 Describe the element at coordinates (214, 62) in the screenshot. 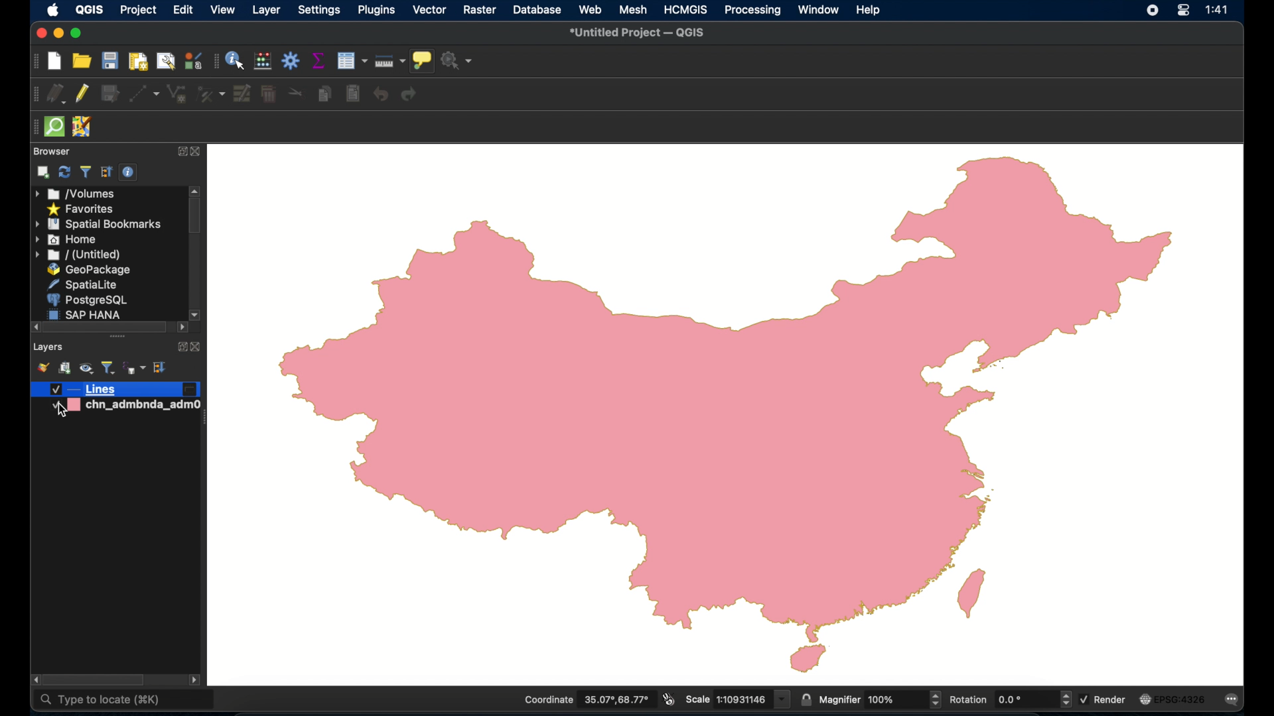

I see `attributes toolbar` at that location.